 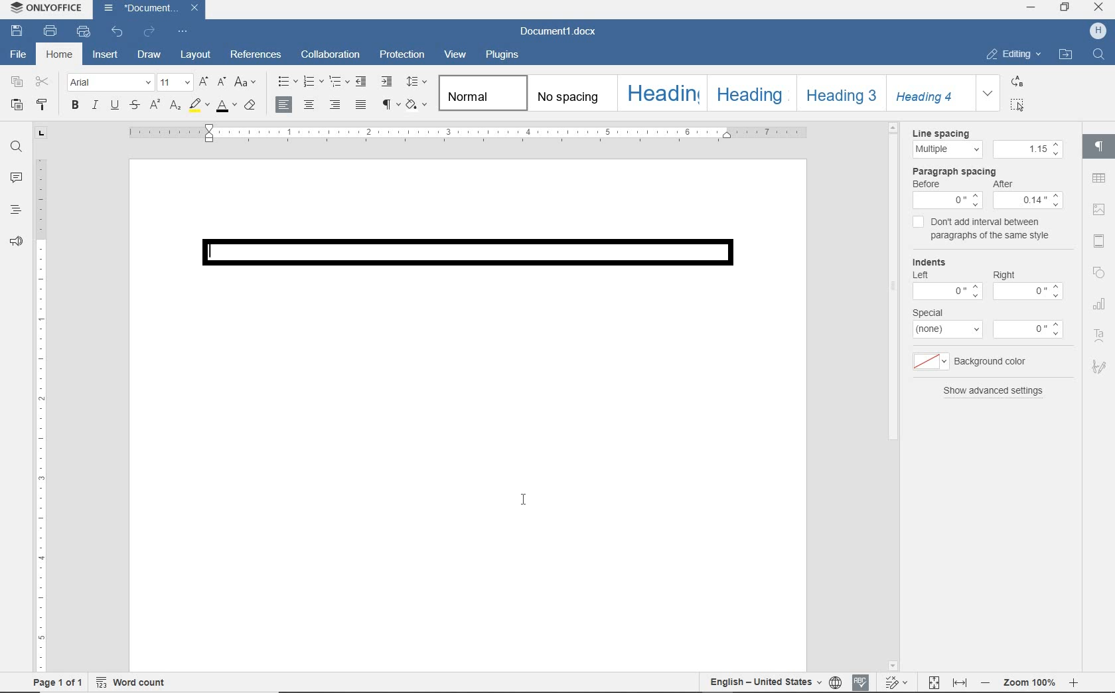 What do you see at coordinates (118, 33) in the screenshot?
I see `undo` at bounding box center [118, 33].